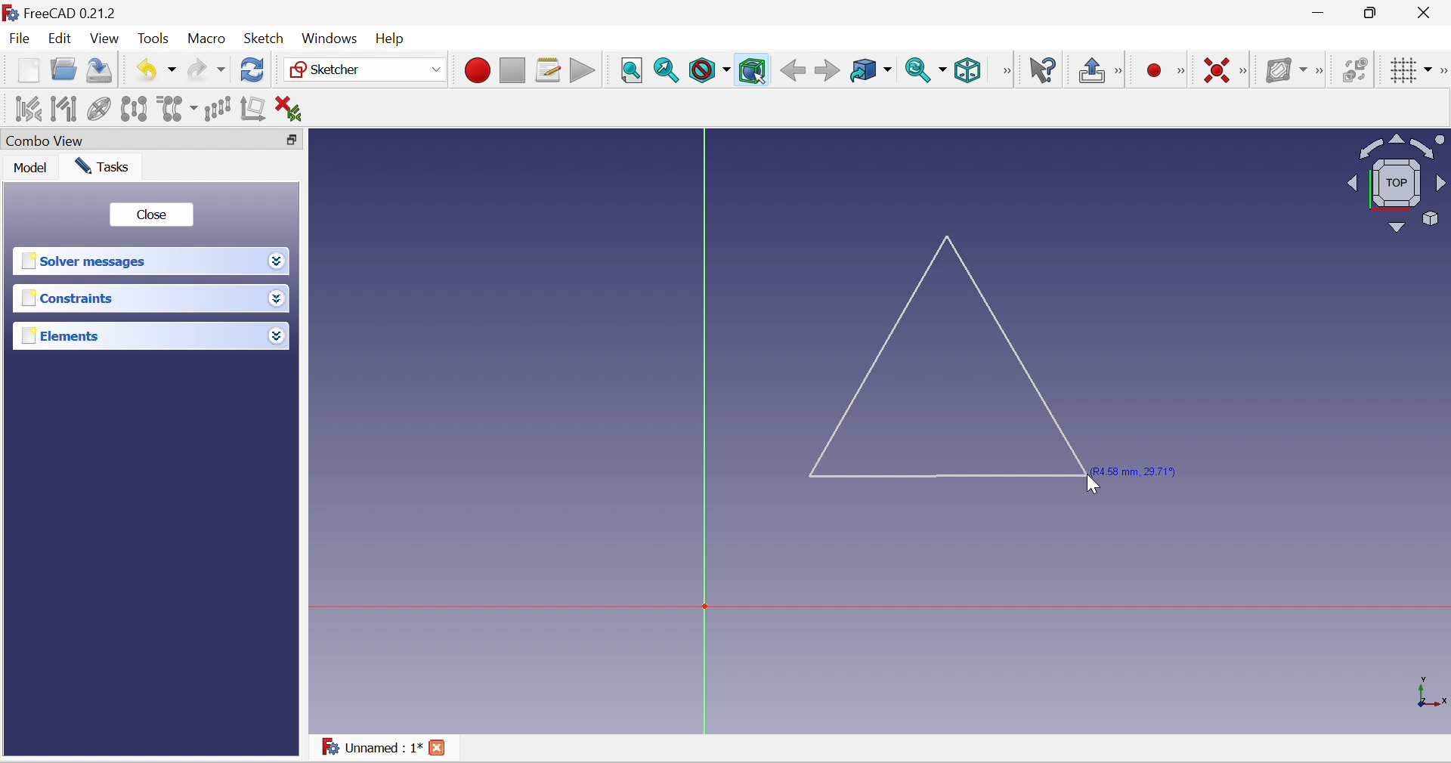 This screenshot has height=763, width=1451. Describe the element at coordinates (1442, 72) in the screenshot. I see `[Sketcher edit tools]` at that location.